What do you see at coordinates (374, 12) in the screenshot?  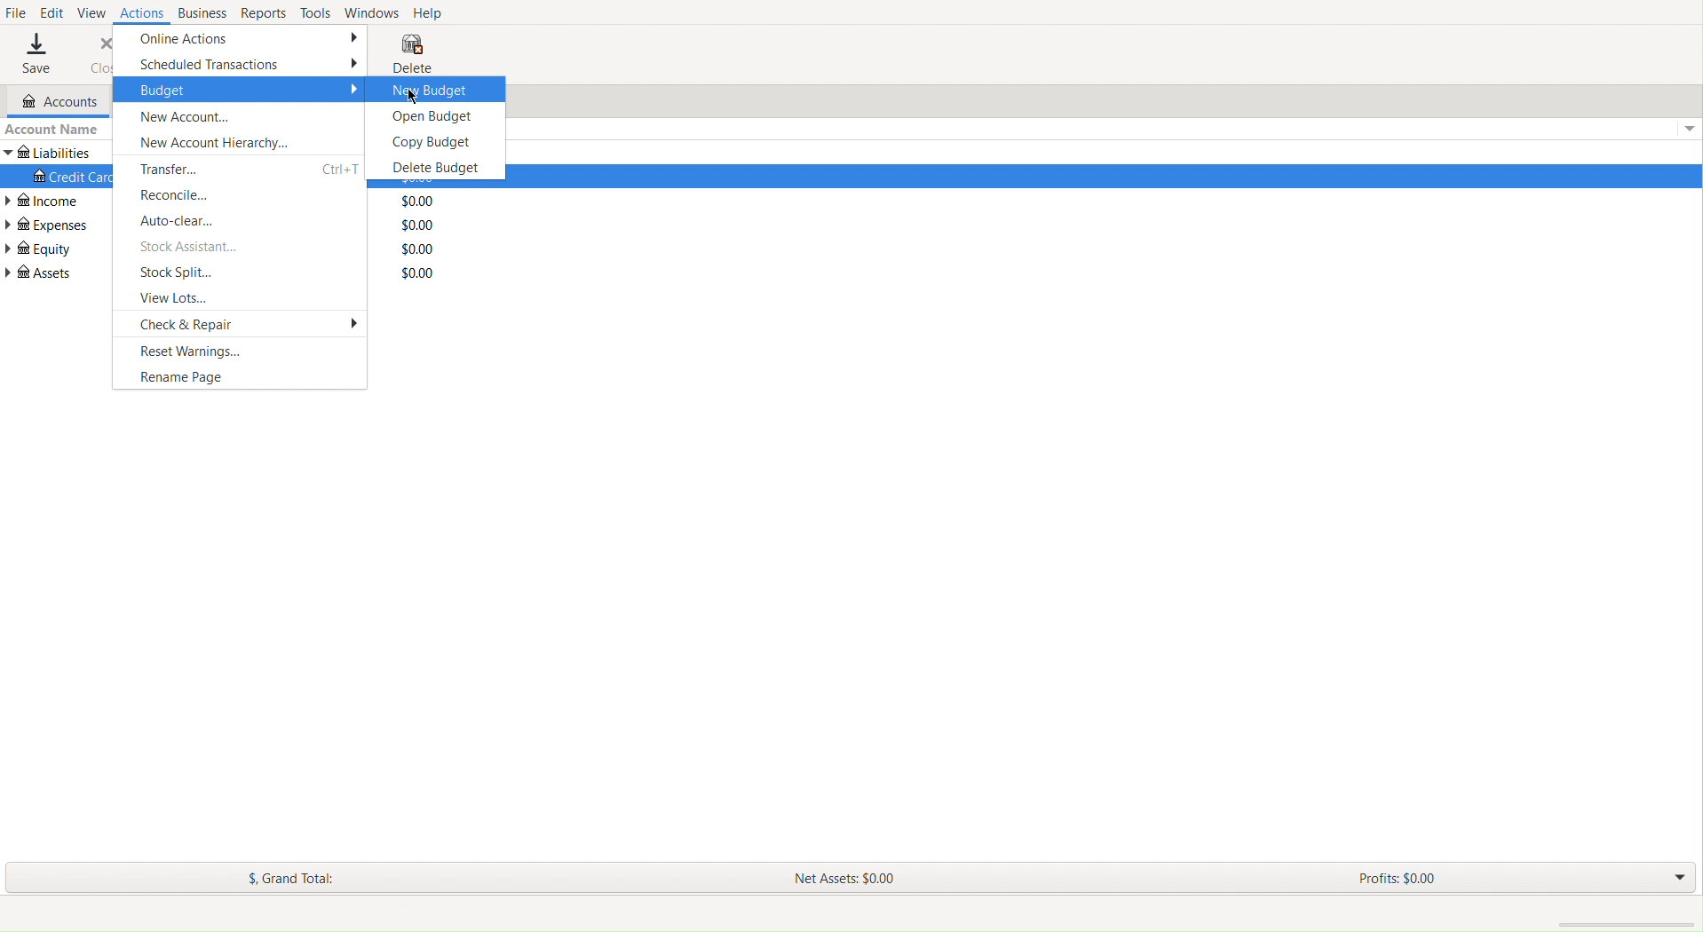 I see `Windows` at bounding box center [374, 12].